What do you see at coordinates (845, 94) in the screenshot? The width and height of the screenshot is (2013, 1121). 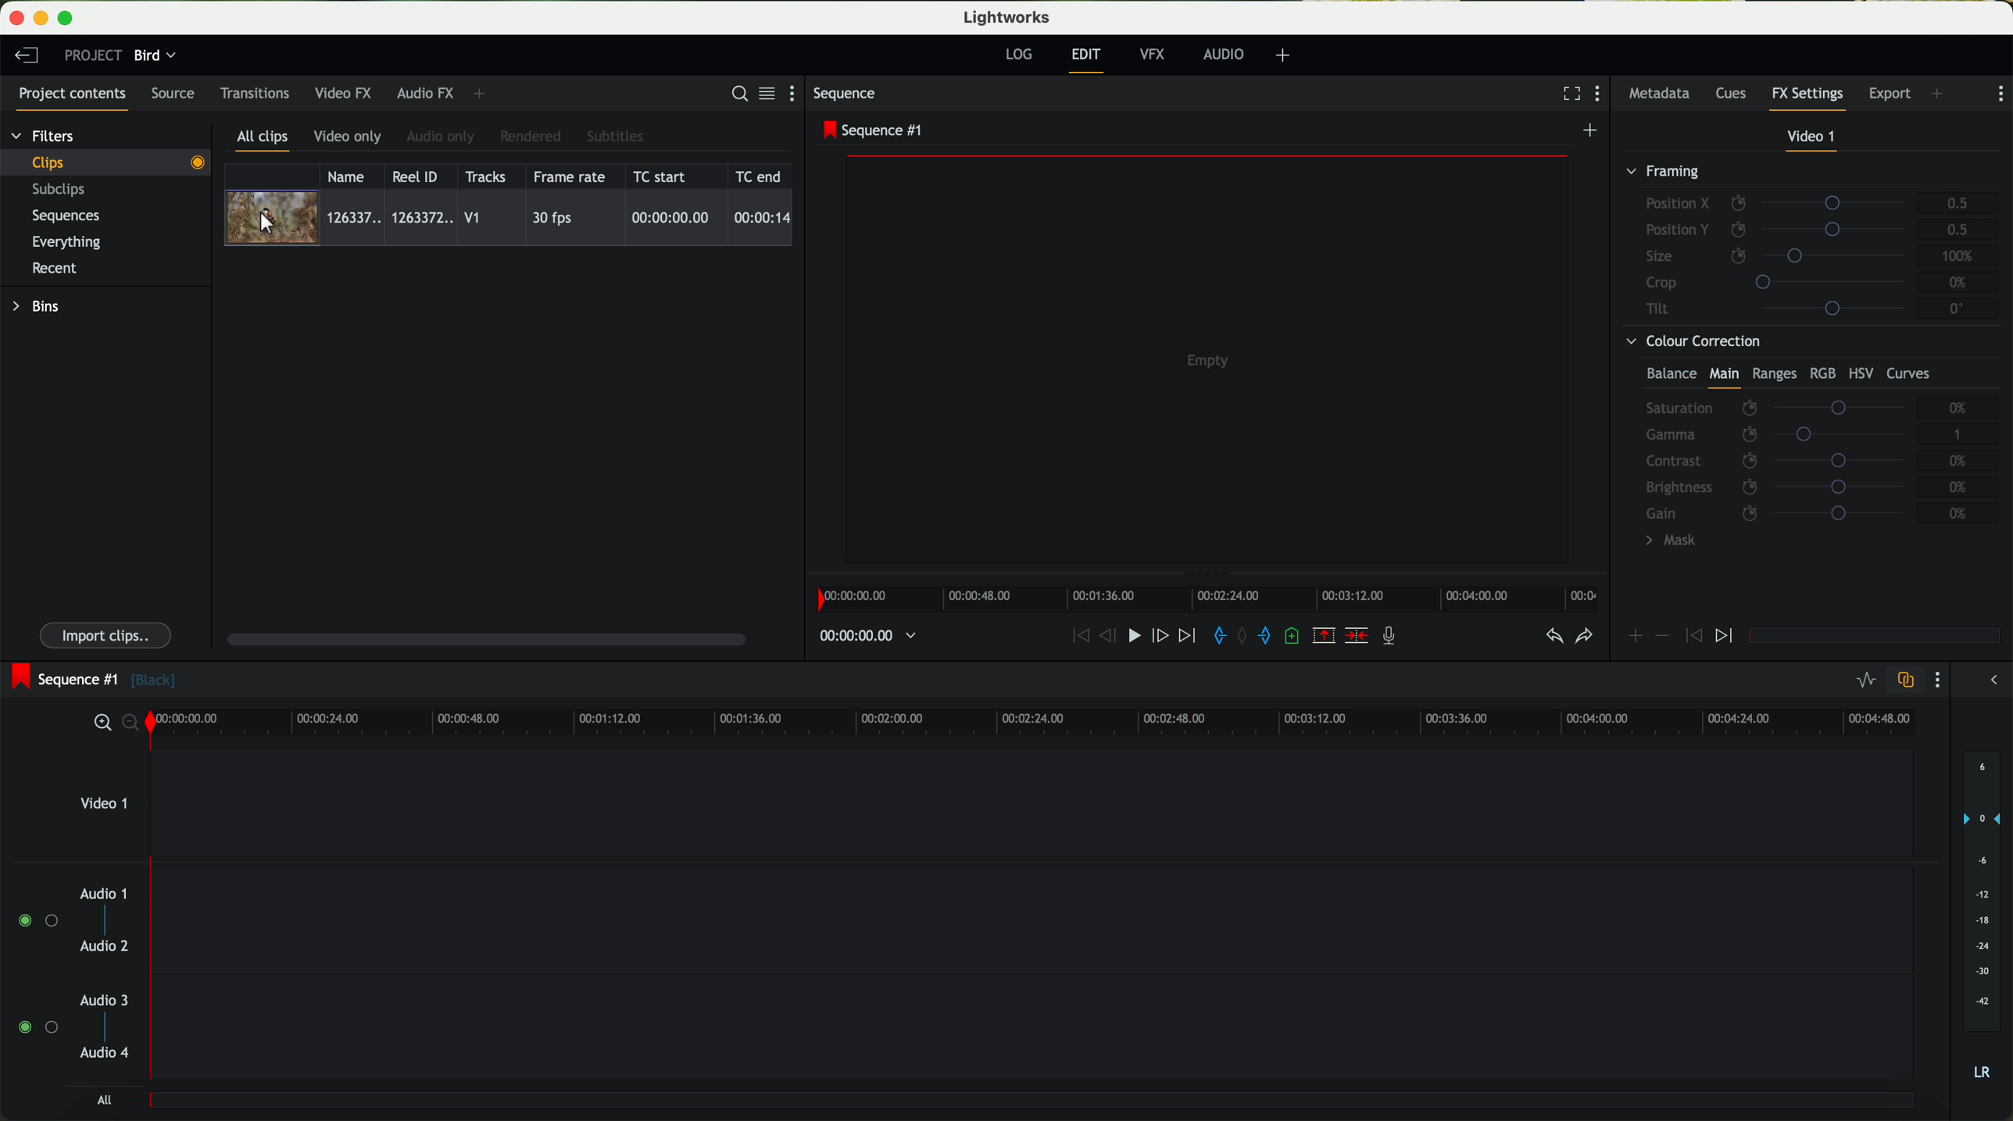 I see `sequence` at bounding box center [845, 94].